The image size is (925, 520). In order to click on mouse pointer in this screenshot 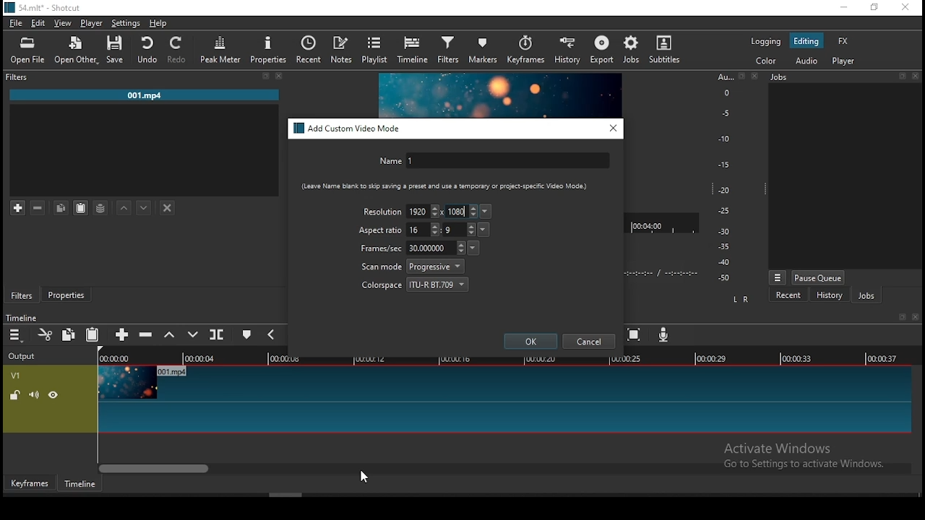, I will do `click(361, 477)`.